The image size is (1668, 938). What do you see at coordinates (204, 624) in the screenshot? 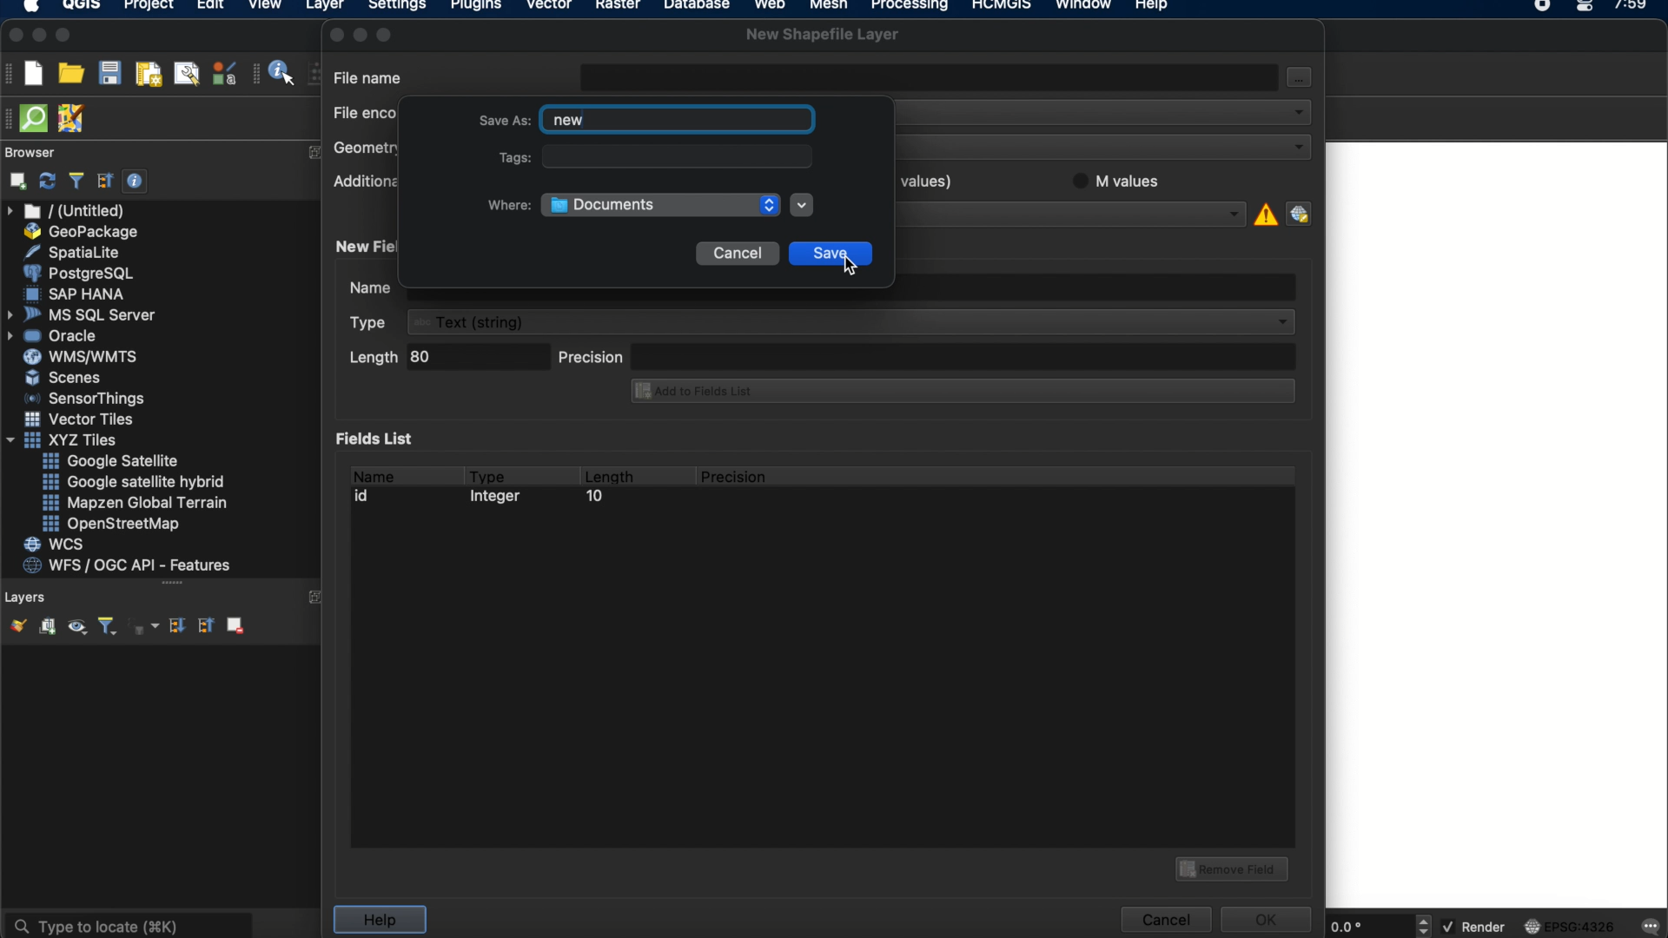
I see `collapse all` at bounding box center [204, 624].